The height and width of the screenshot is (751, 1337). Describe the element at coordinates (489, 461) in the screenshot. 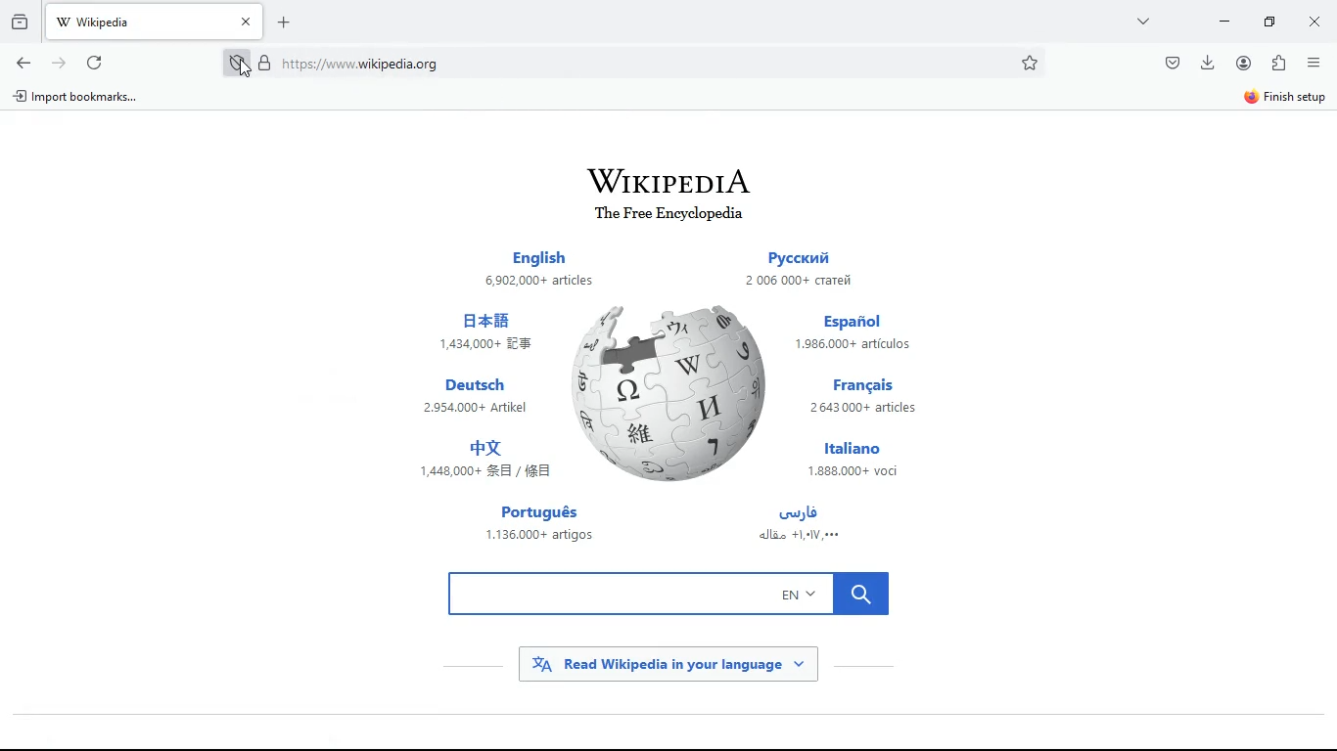

I see `japanese` at that location.